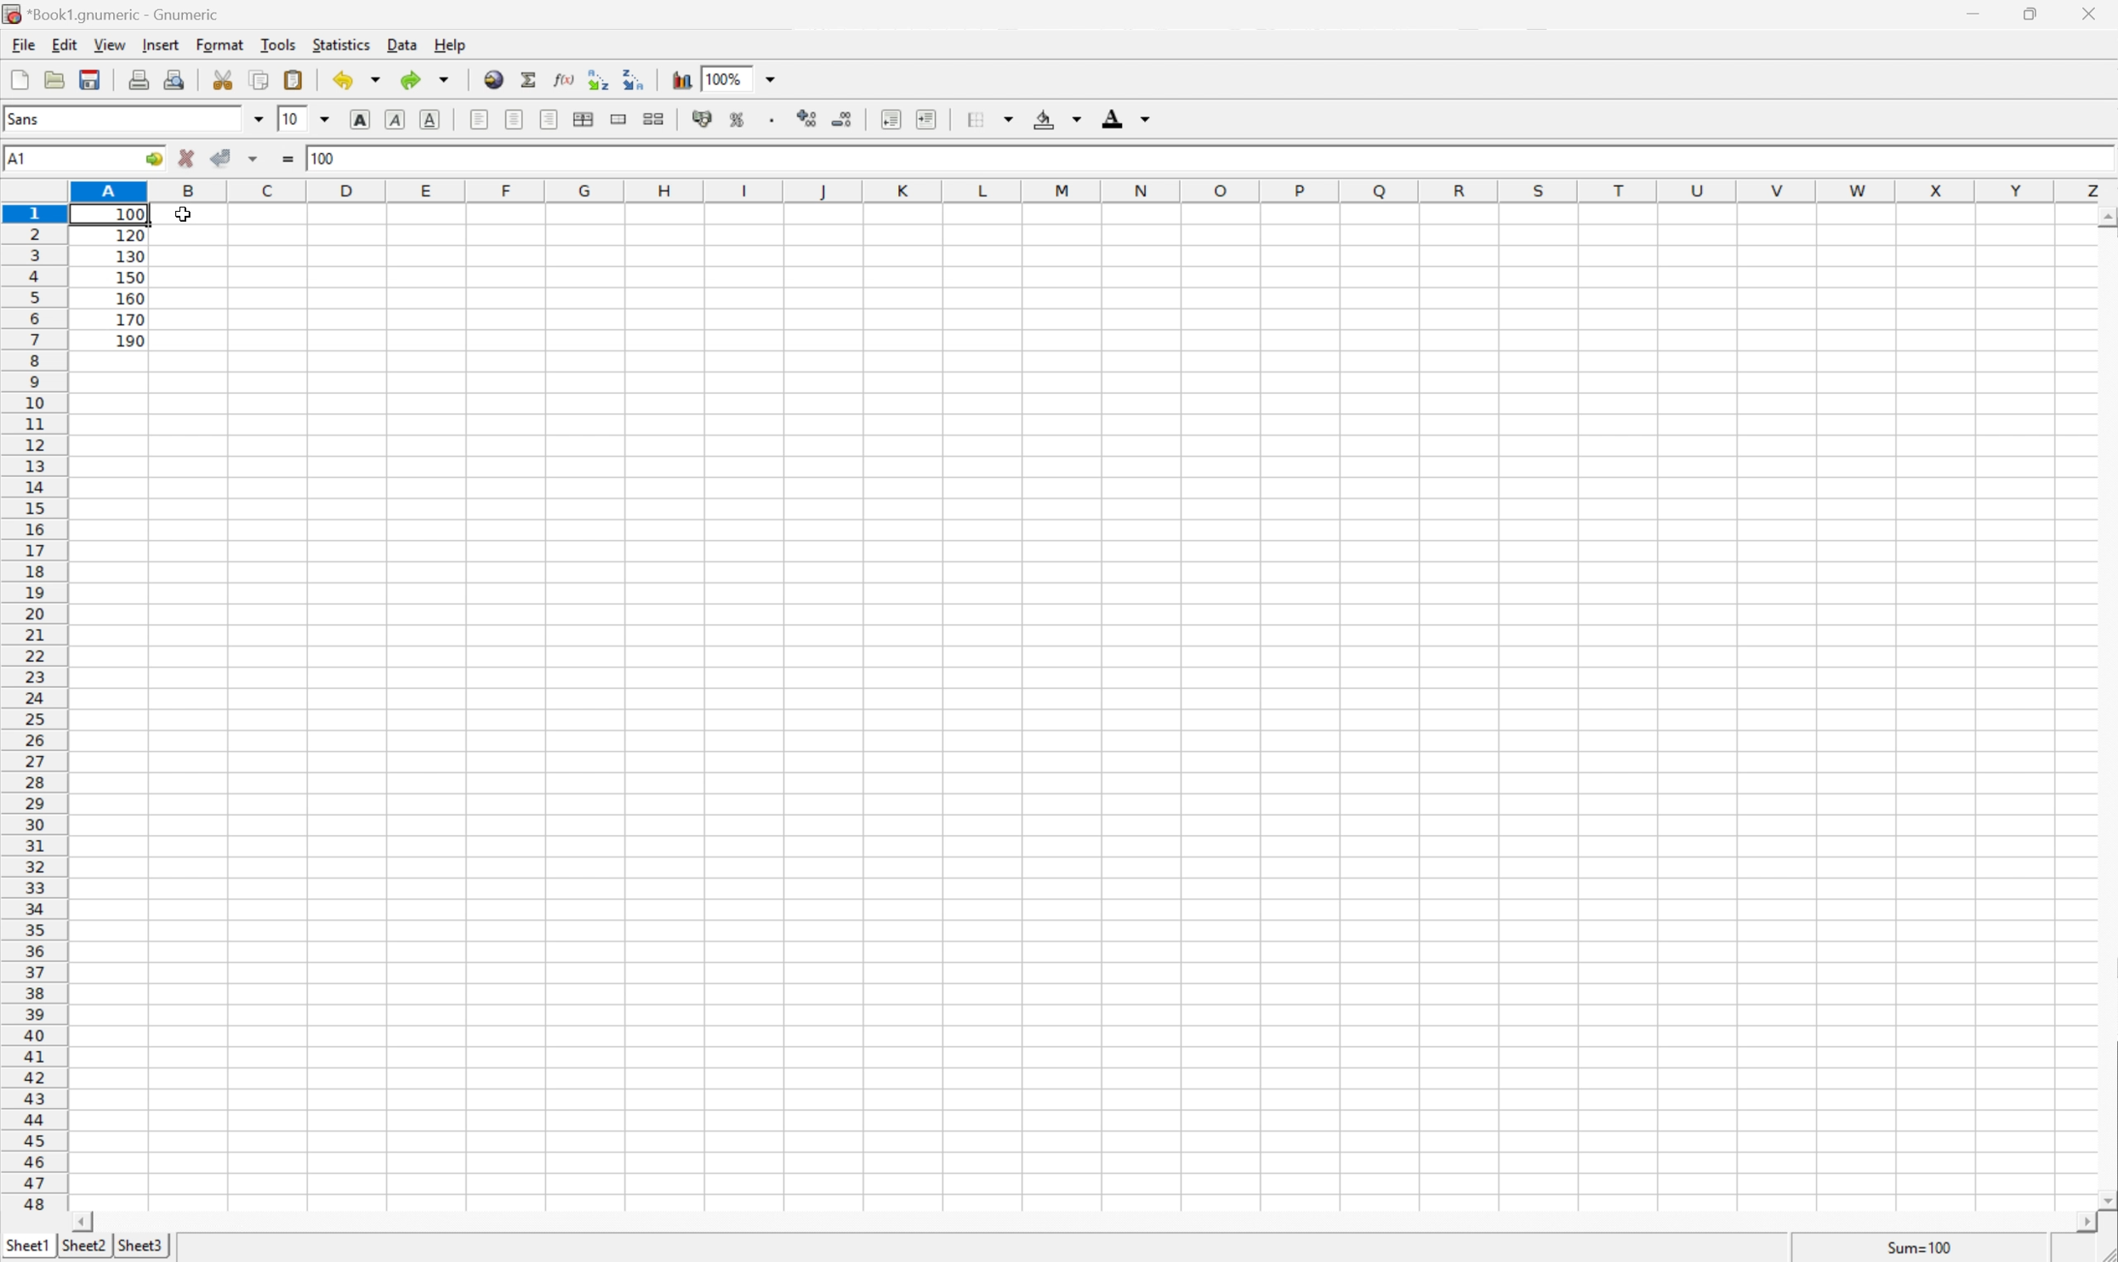 The width and height of the screenshot is (2118, 1262). I want to click on Scroll Left, so click(88, 1218).